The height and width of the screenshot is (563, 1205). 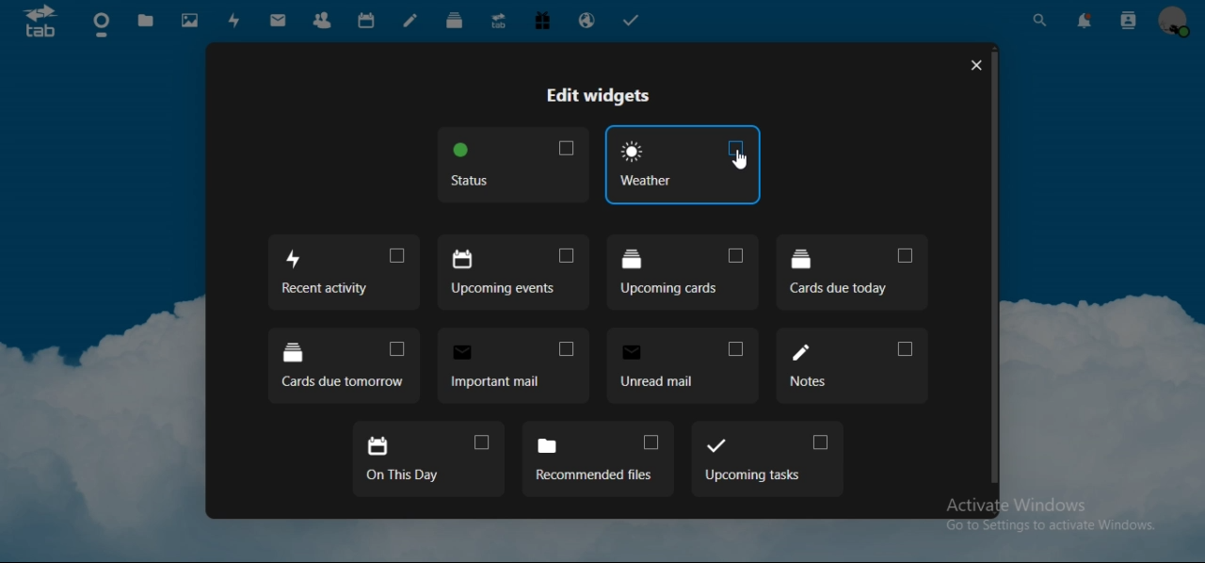 What do you see at coordinates (974, 64) in the screenshot?
I see `close` at bounding box center [974, 64].